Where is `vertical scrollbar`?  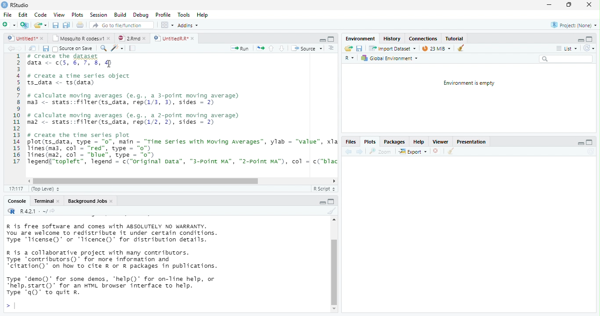 vertical scrollbar is located at coordinates (334, 272).